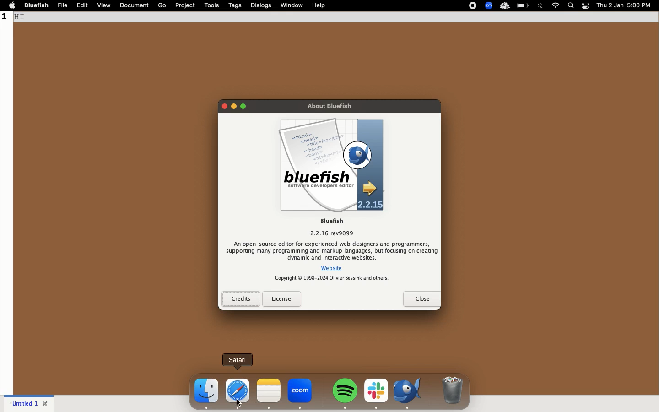 The width and height of the screenshot is (659, 412). Describe the element at coordinates (24, 404) in the screenshot. I see `untitled 1` at that location.